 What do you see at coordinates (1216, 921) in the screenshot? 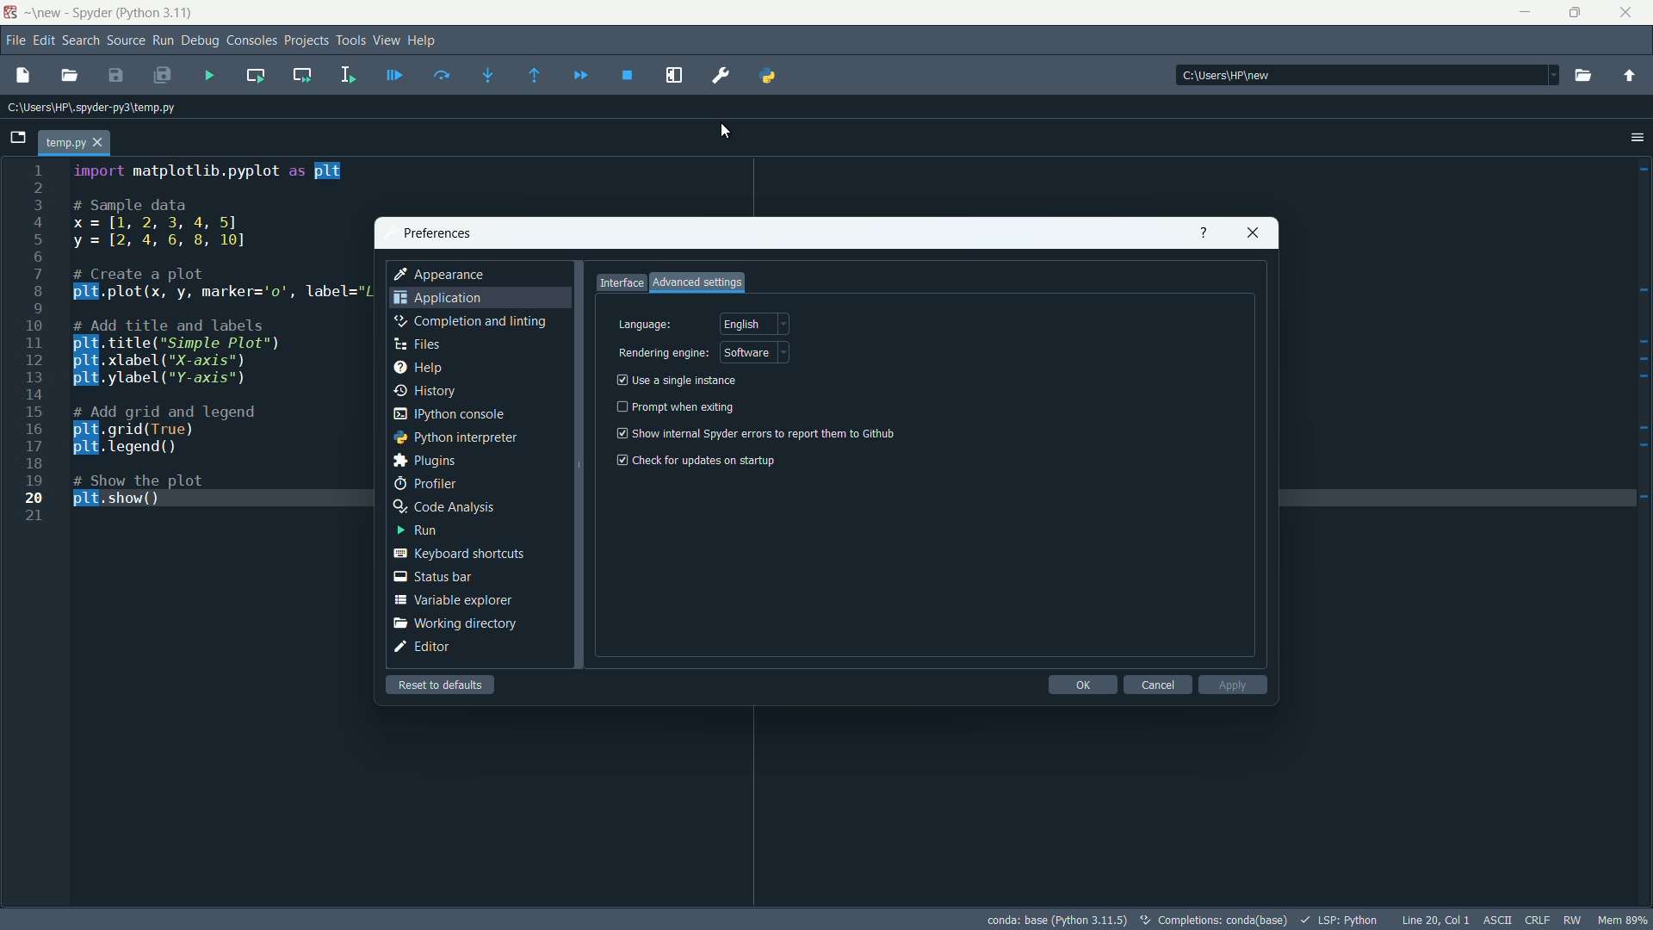
I see `text` at bounding box center [1216, 921].